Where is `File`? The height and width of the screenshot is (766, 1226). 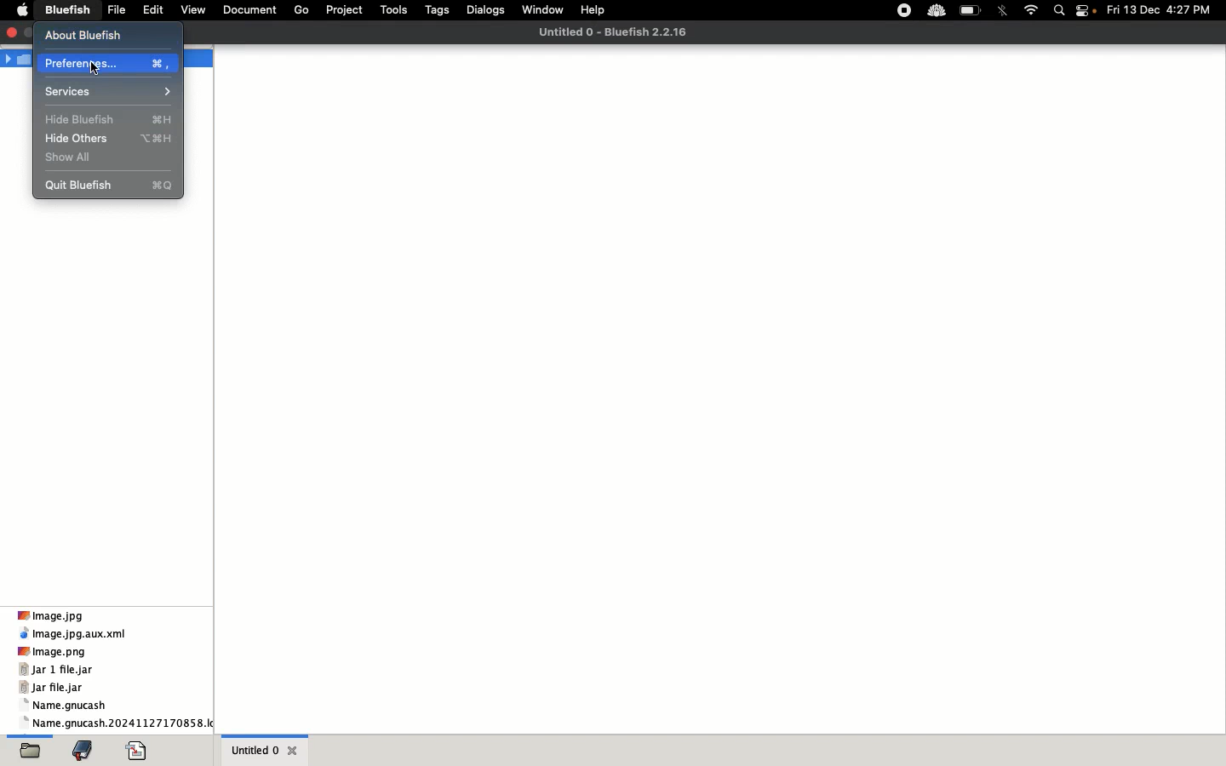
File is located at coordinates (33, 748).